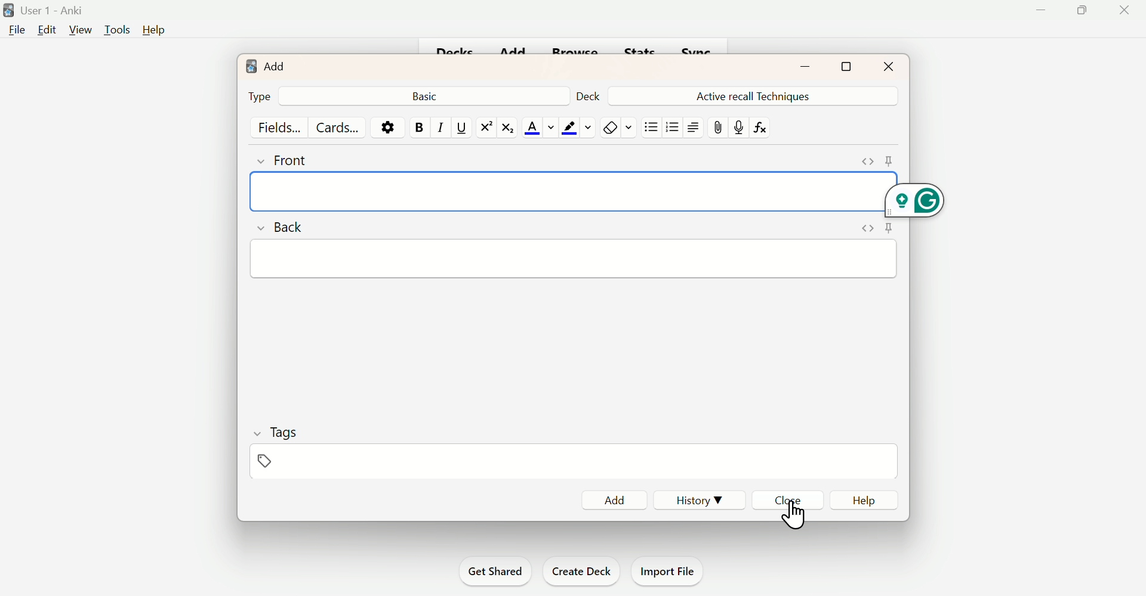 This screenshot has height=596, width=1146. Describe the element at coordinates (1081, 10) in the screenshot. I see `Maximise` at that location.